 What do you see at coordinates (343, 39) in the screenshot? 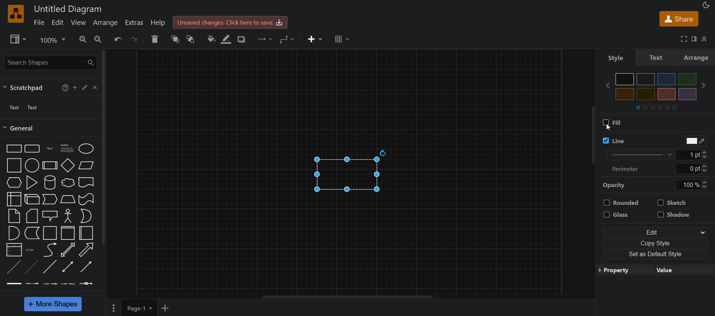
I see `table` at bounding box center [343, 39].